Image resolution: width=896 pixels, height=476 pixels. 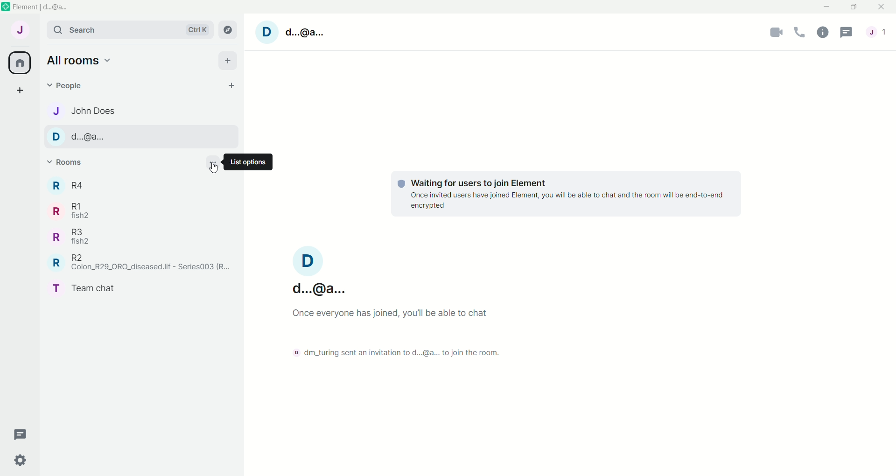 I want to click on Minimize, so click(x=826, y=7).